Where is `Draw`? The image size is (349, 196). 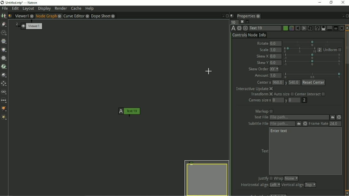
Draw is located at coordinates (4, 24).